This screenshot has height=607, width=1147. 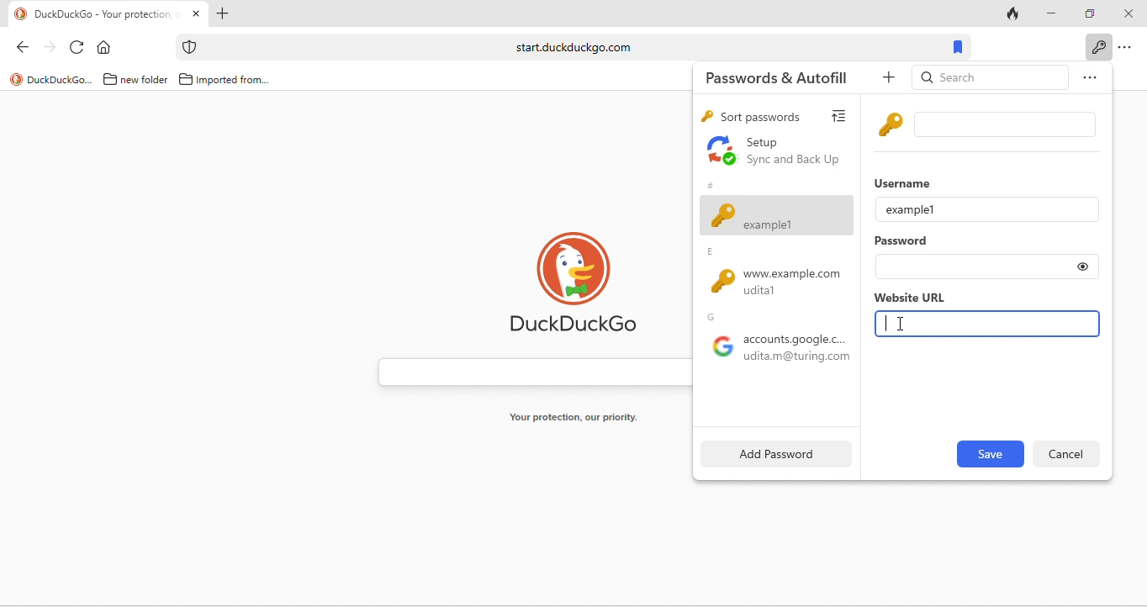 What do you see at coordinates (574, 418) in the screenshot?
I see `your protection, our priority.` at bounding box center [574, 418].